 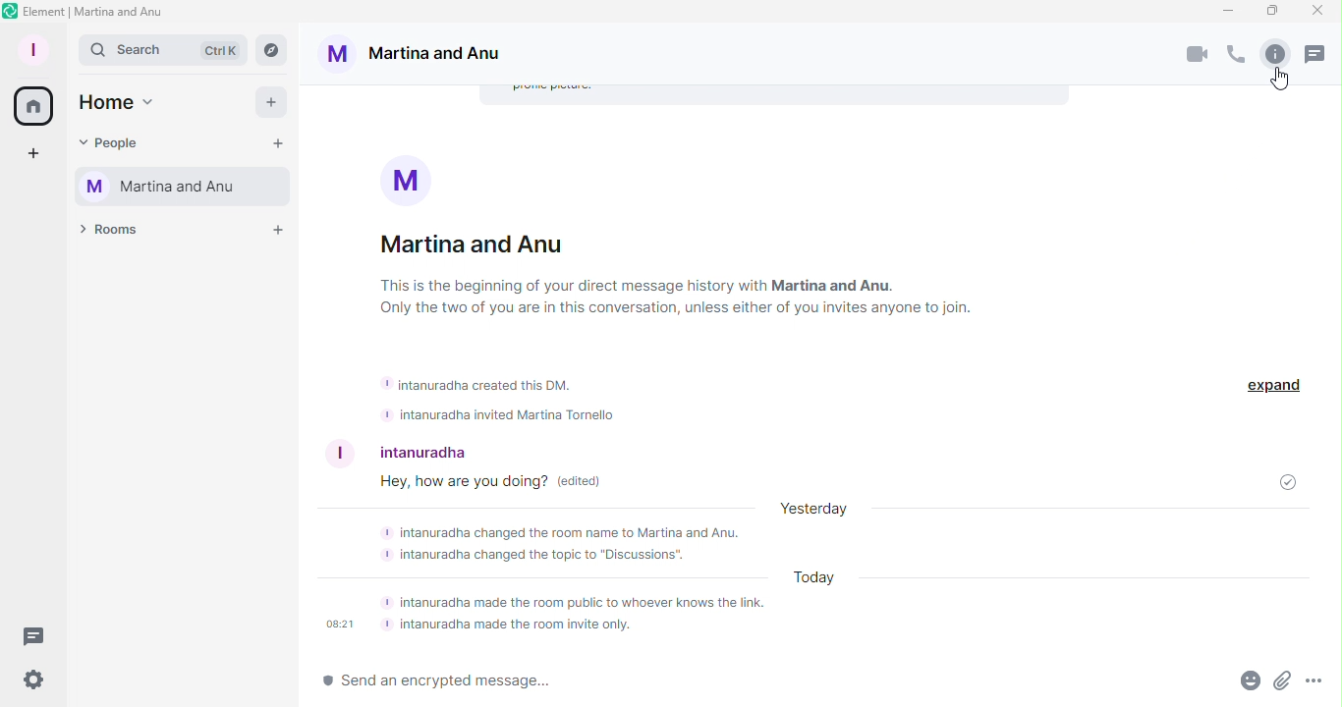 What do you see at coordinates (396, 447) in the screenshot?
I see `User` at bounding box center [396, 447].